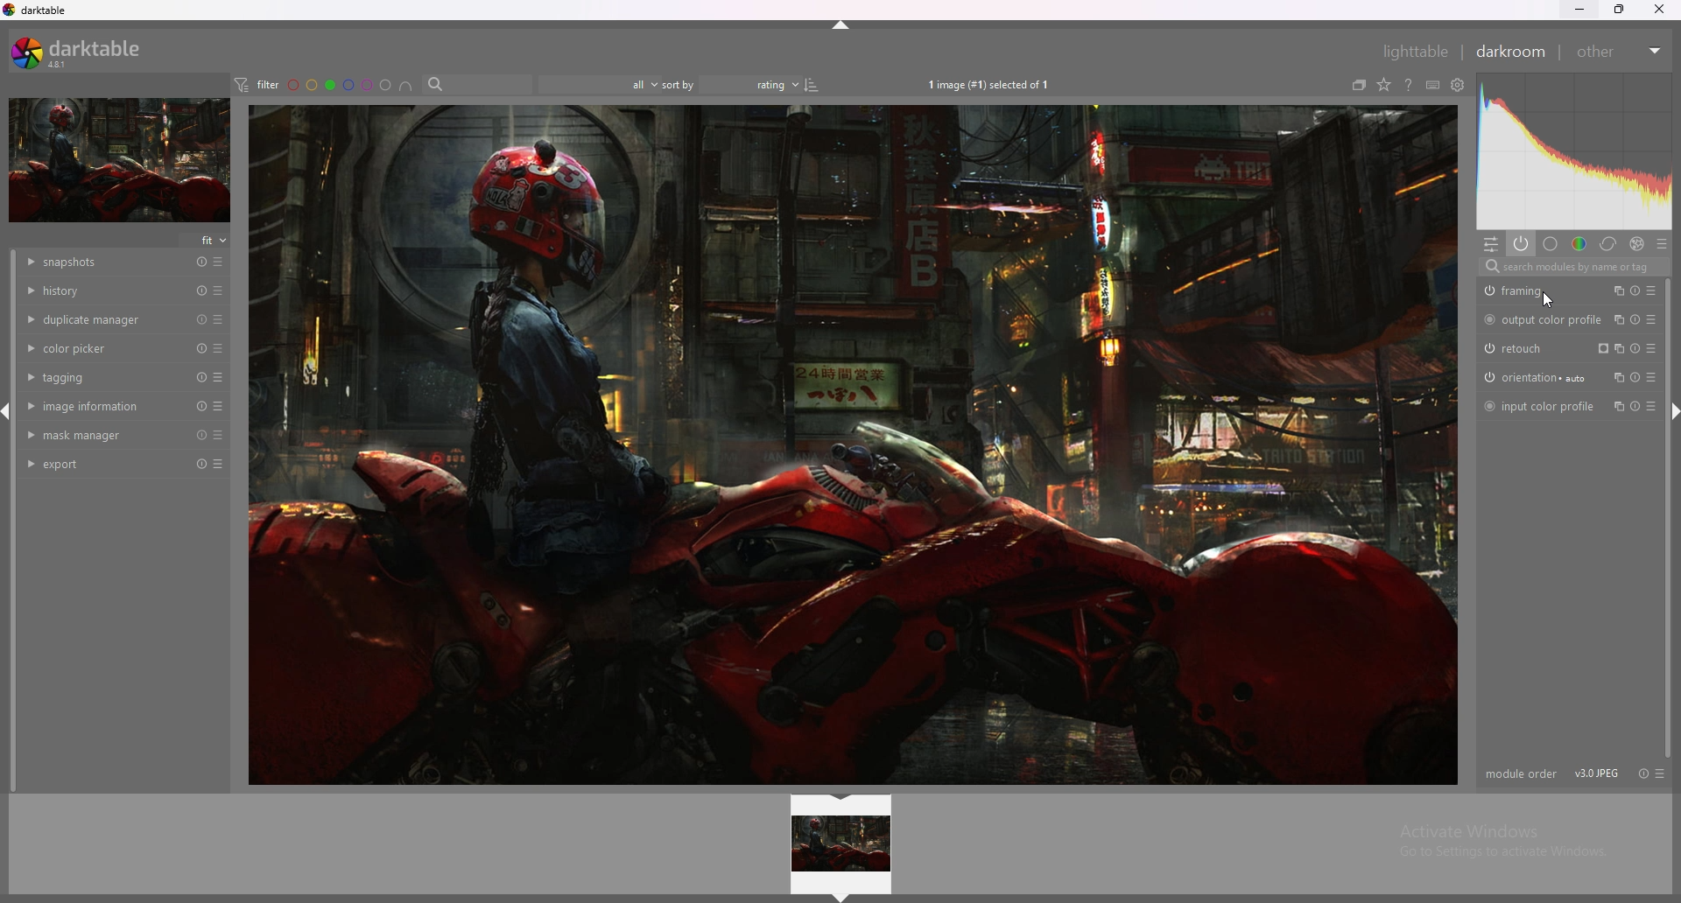 This screenshot has width=1681, height=903. Describe the element at coordinates (220, 262) in the screenshot. I see `presets` at that location.